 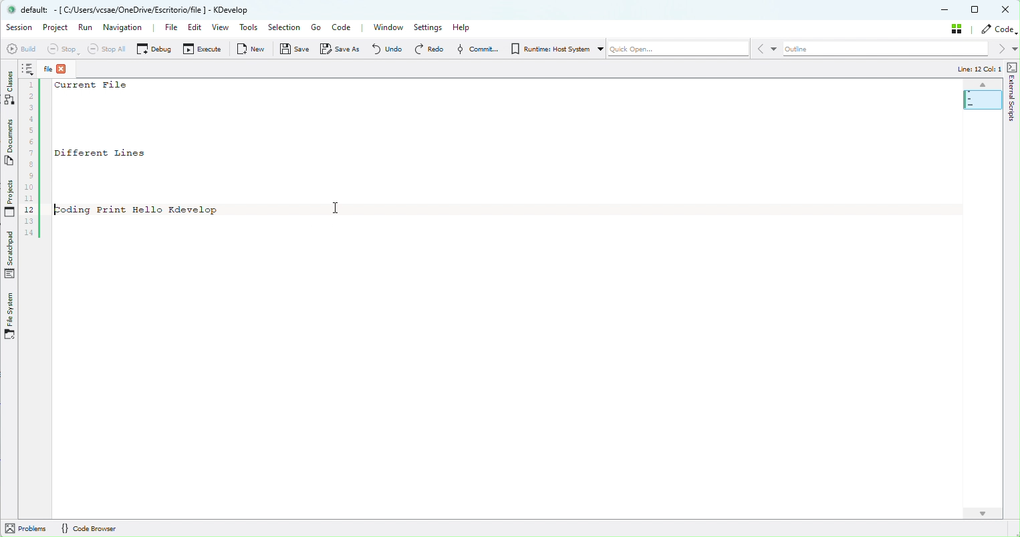 I want to click on Outline, so click(x=888, y=51).